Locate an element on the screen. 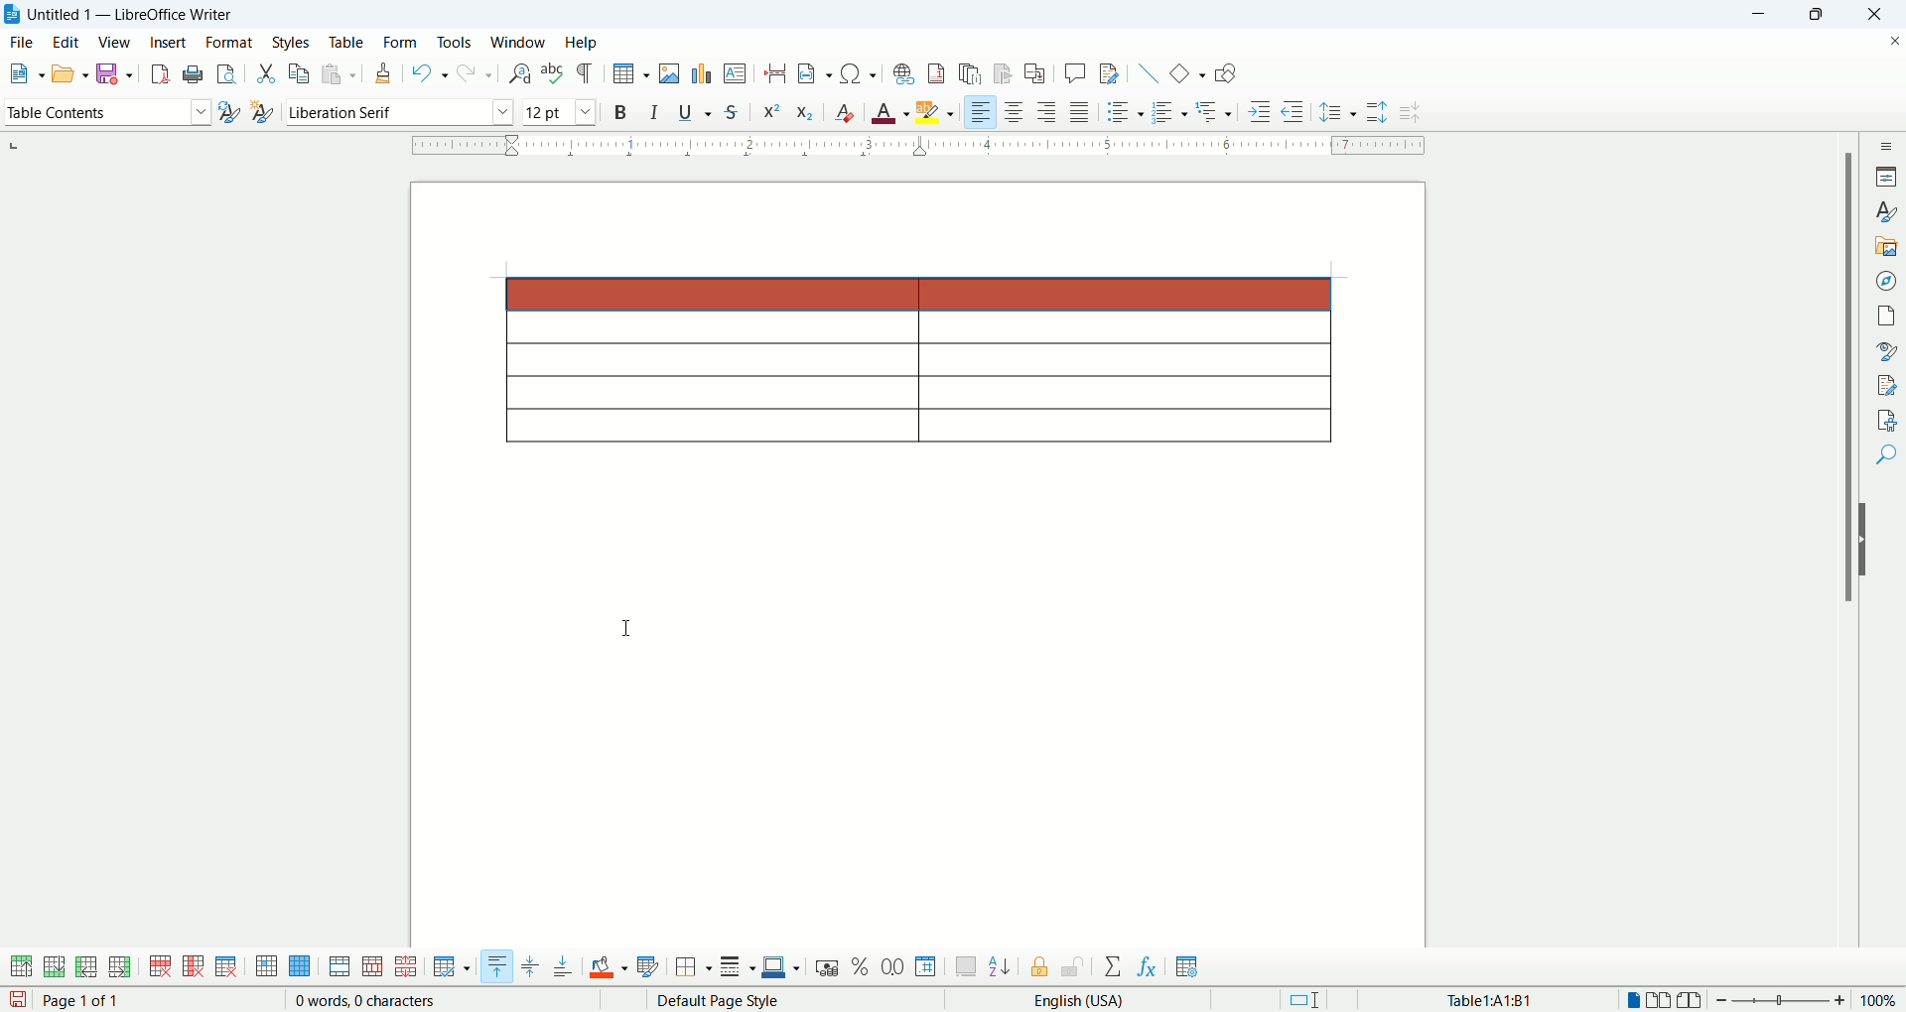  formatting mask is located at coordinates (587, 72).